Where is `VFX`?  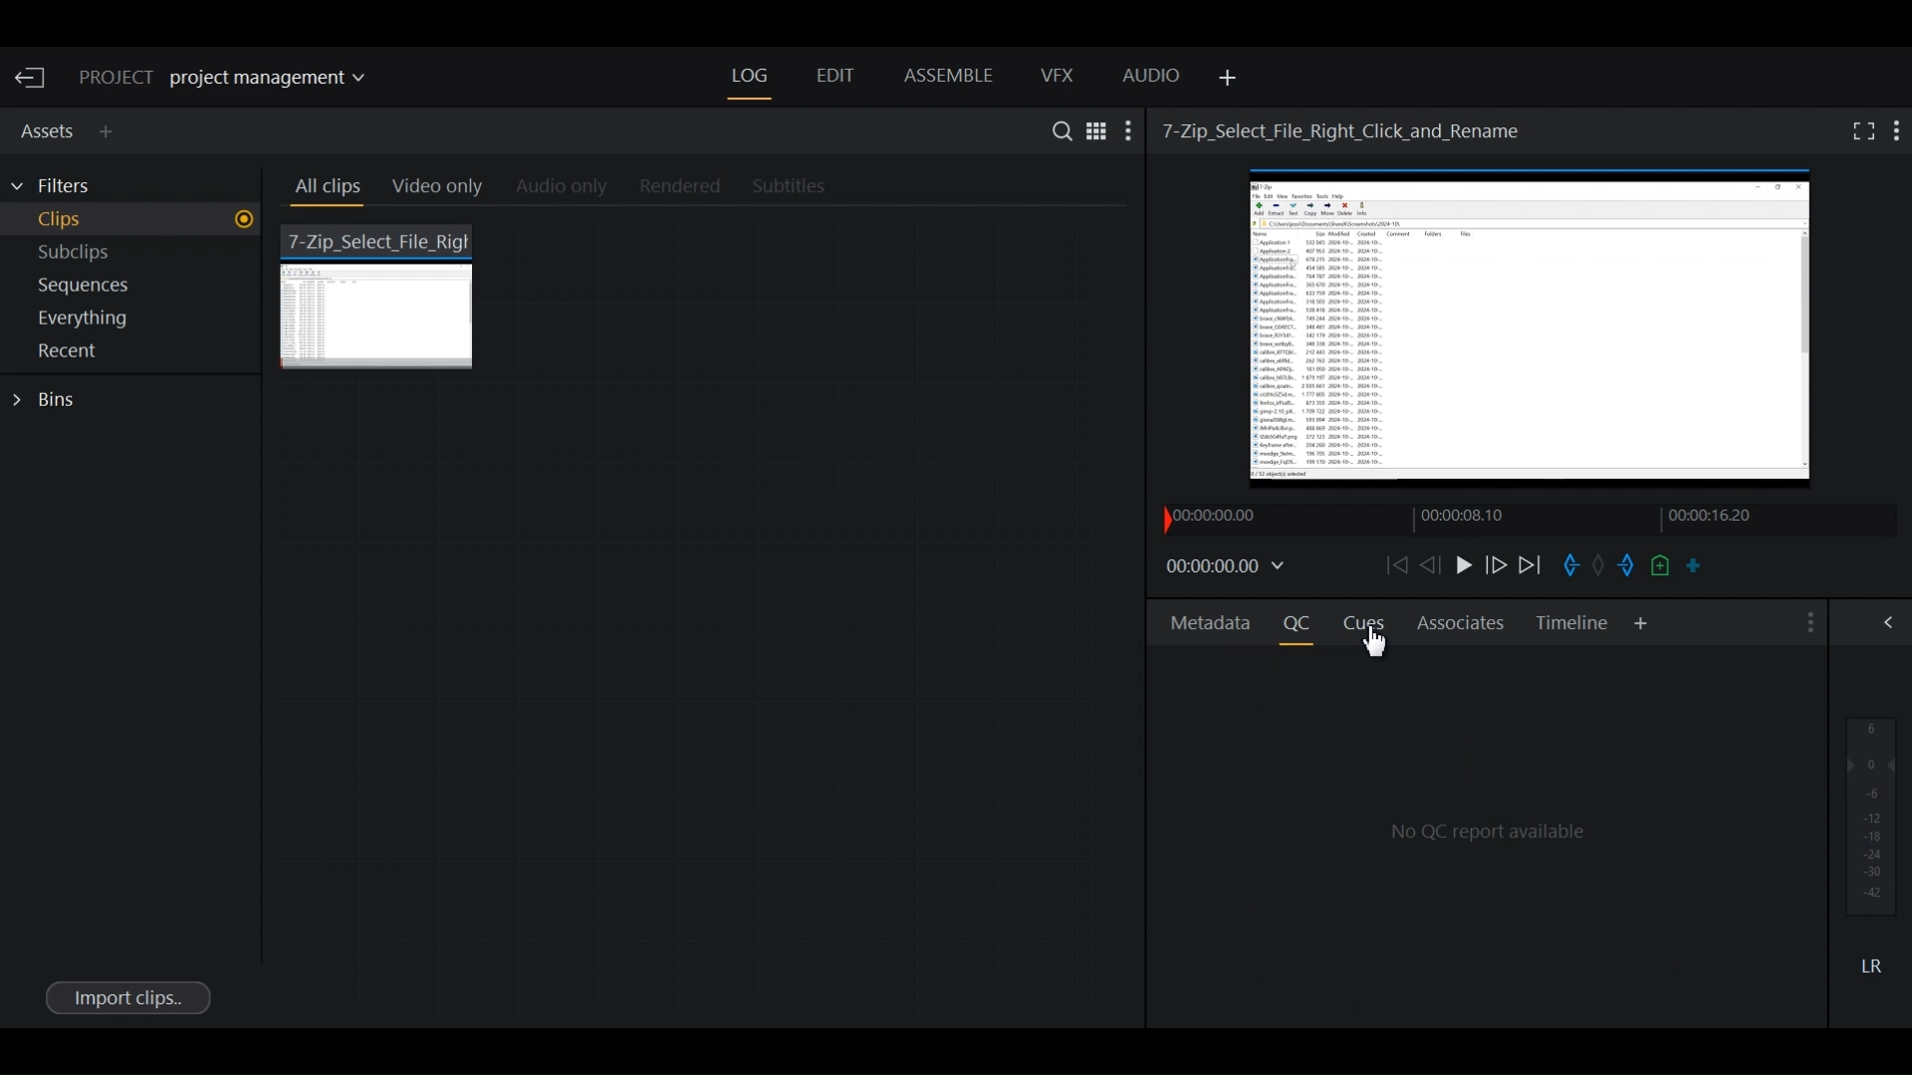 VFX is located at coordinates (1059, 76).